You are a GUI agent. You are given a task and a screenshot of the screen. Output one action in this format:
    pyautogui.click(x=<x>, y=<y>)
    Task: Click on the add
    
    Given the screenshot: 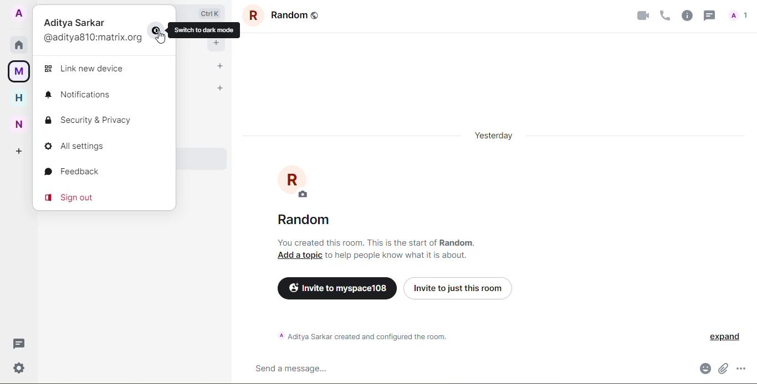 What is the action you would take?
    pyautogui.click(x=216, y=42)
    